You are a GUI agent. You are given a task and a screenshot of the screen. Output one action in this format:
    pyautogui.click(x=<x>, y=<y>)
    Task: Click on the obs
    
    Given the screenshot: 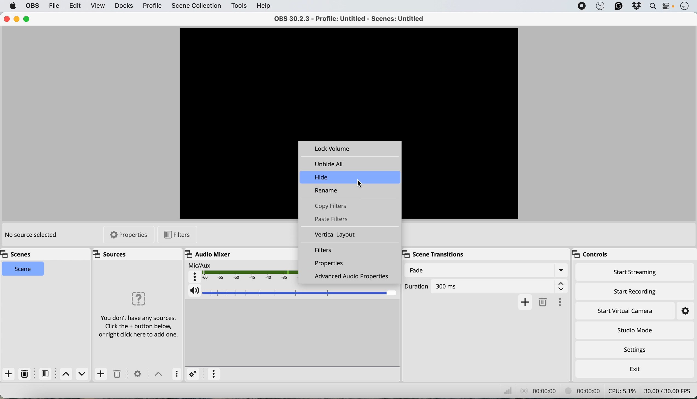 What is the action you would take?
    pyautogui.click(x=32, y=6)
    